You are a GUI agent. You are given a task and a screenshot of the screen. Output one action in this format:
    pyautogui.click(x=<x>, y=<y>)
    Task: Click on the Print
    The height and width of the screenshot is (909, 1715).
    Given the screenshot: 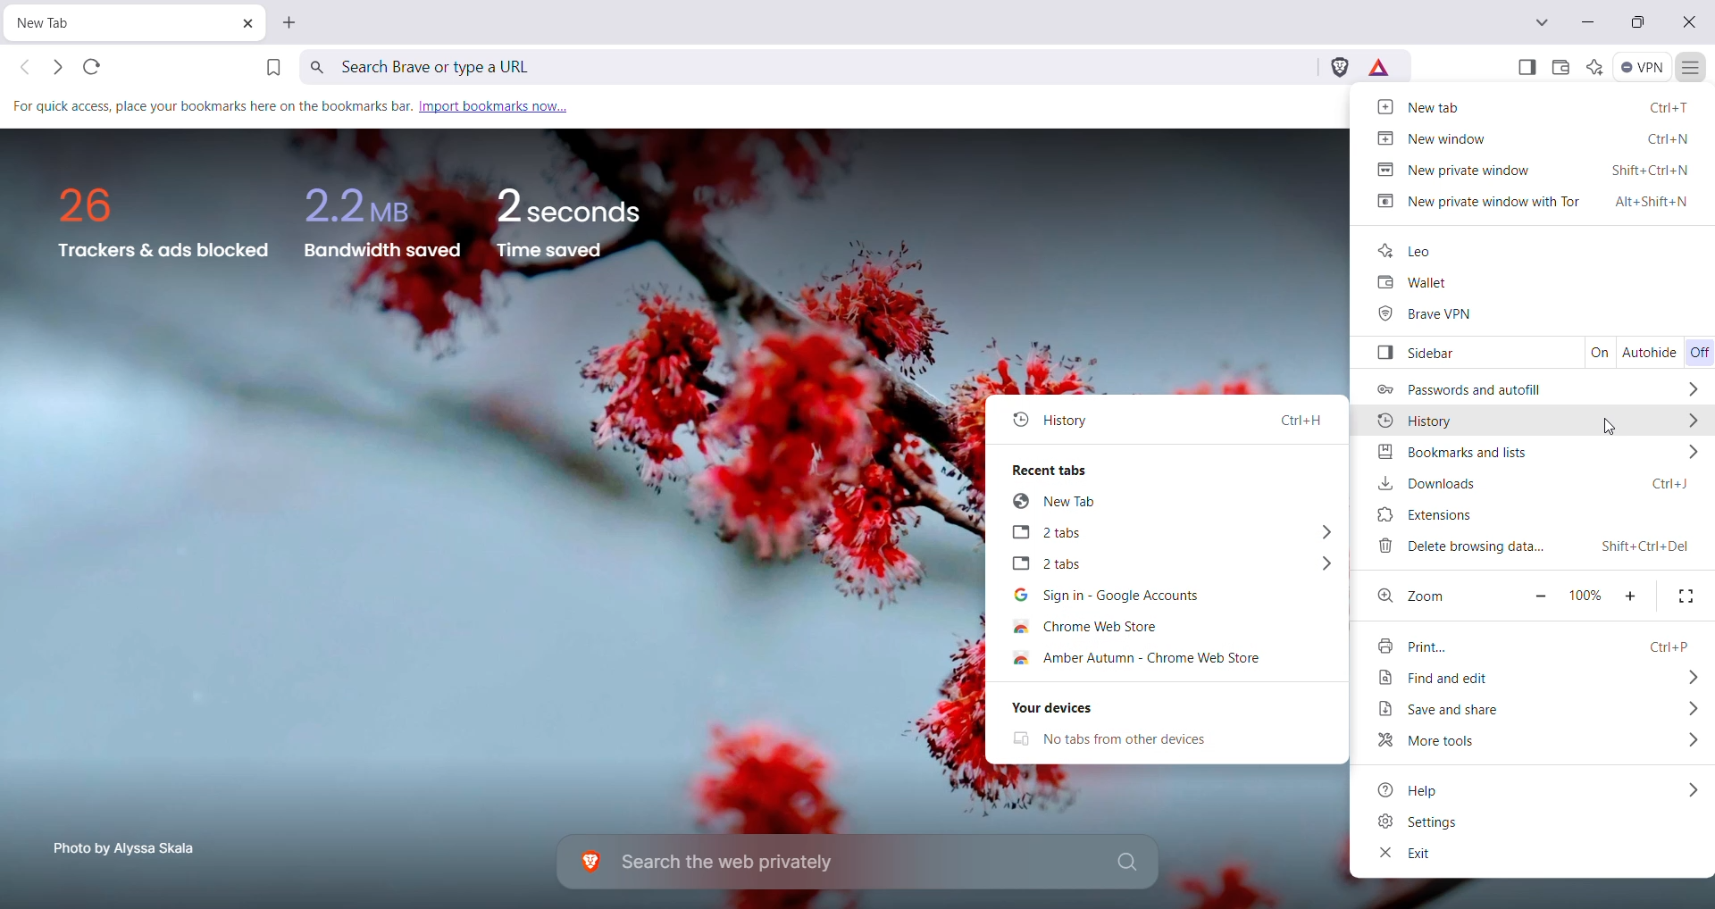 What is the action you would take?
    pyautogui.click(x=1529, y=644)
    